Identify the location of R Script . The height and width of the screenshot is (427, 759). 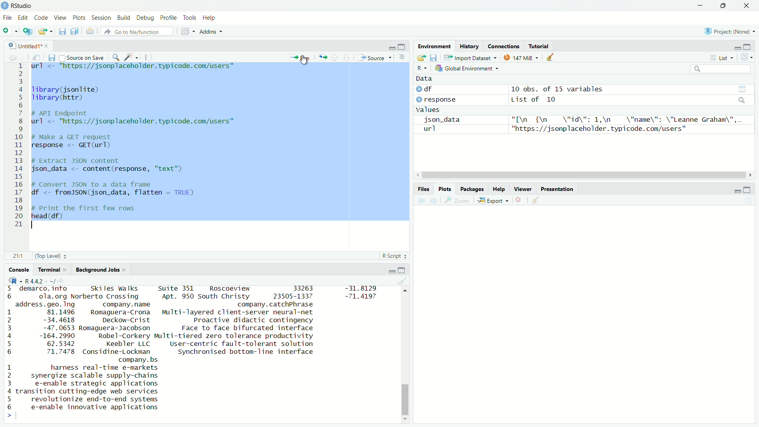
(395, 256).